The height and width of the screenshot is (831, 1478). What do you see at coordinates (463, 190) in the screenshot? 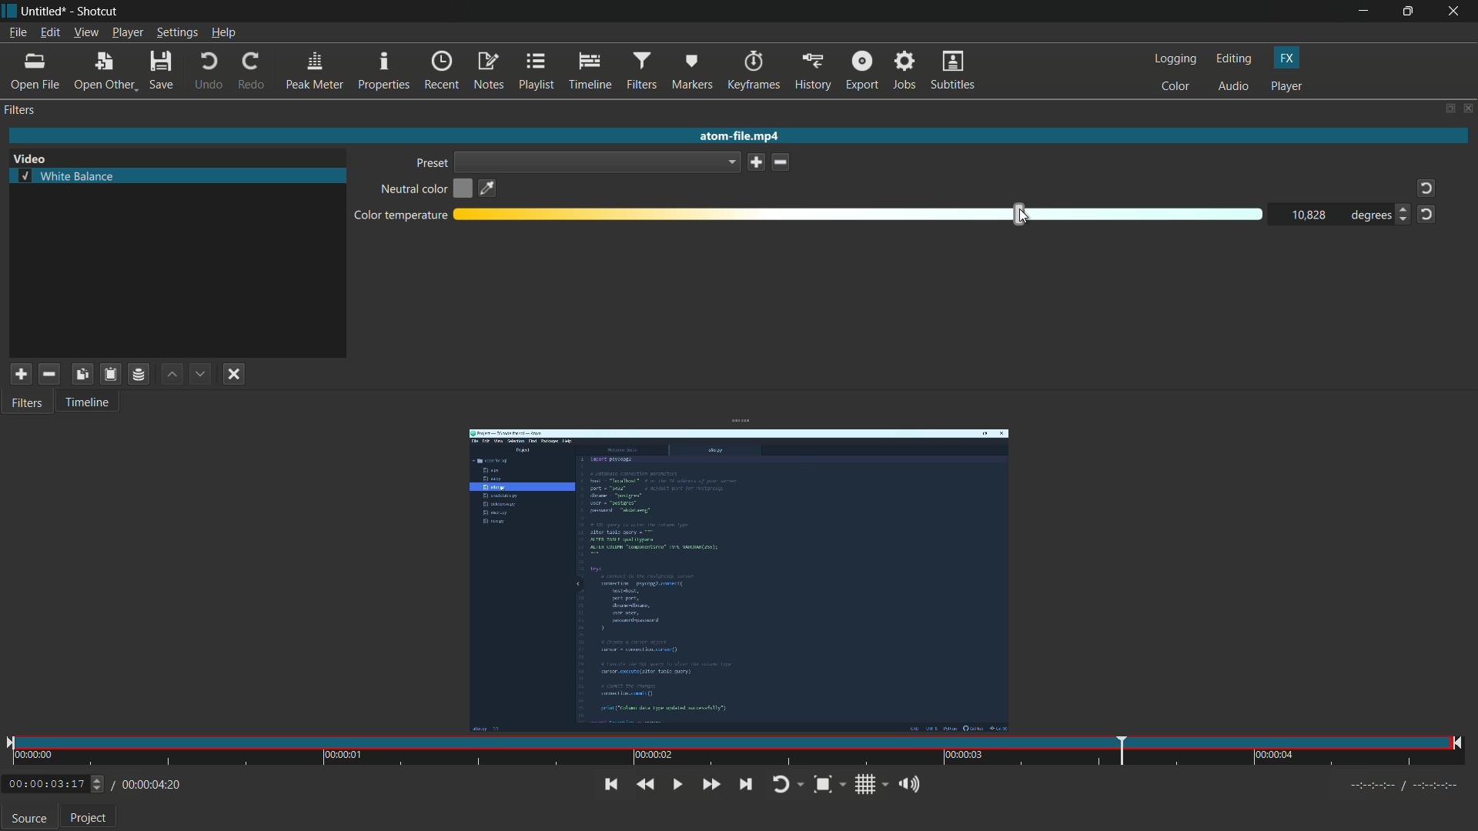
I see `open color dialog` at bounding box center [463, 190].